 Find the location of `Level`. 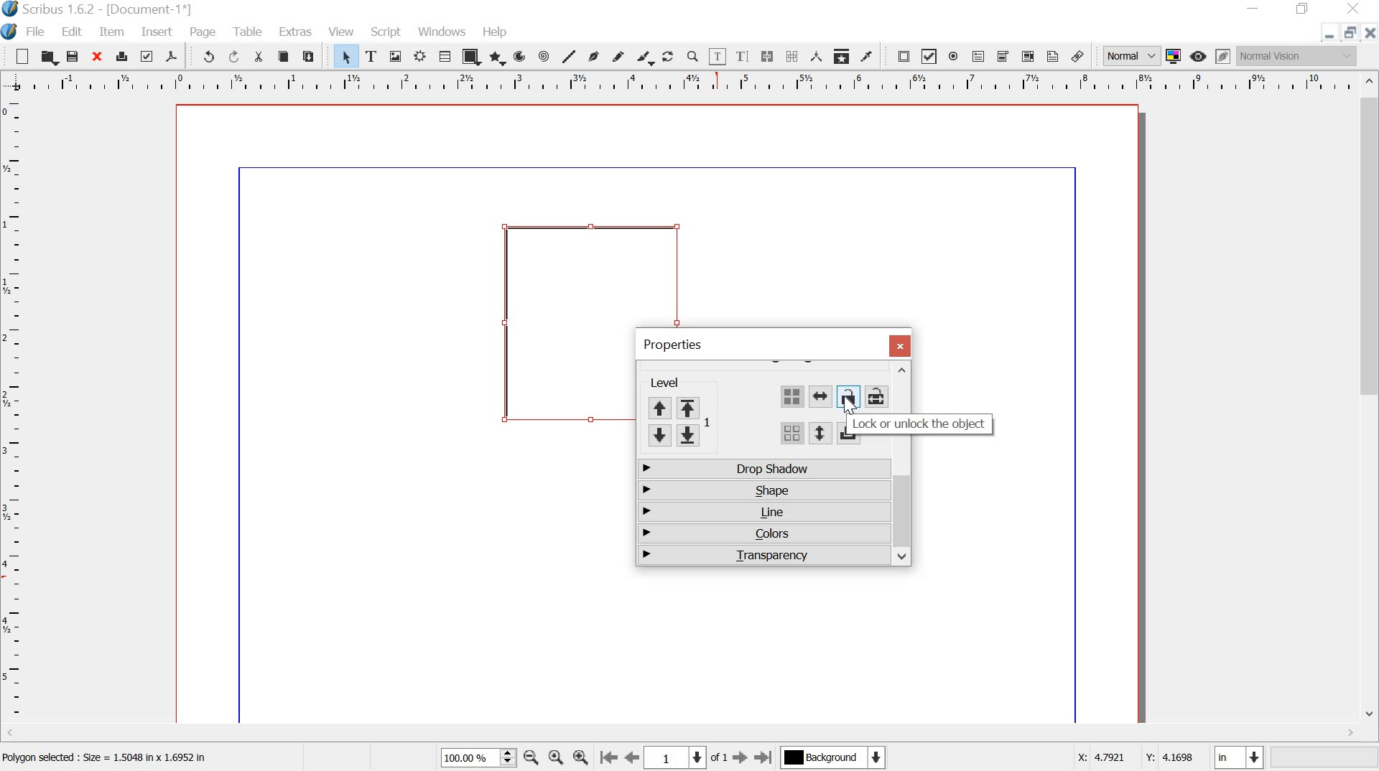

Level is located at coordinates (676, 383).